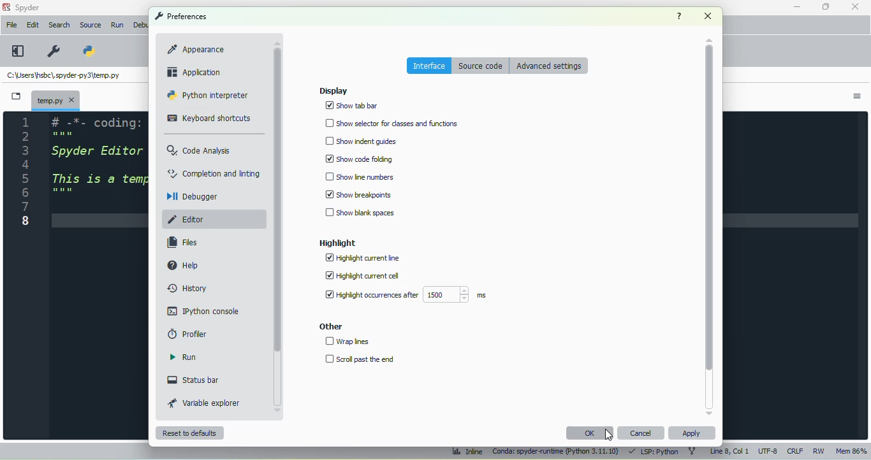  What do you see at coordinates (467, 452) in the screenshot?
I see `inline` at bounding box center [467, 452].